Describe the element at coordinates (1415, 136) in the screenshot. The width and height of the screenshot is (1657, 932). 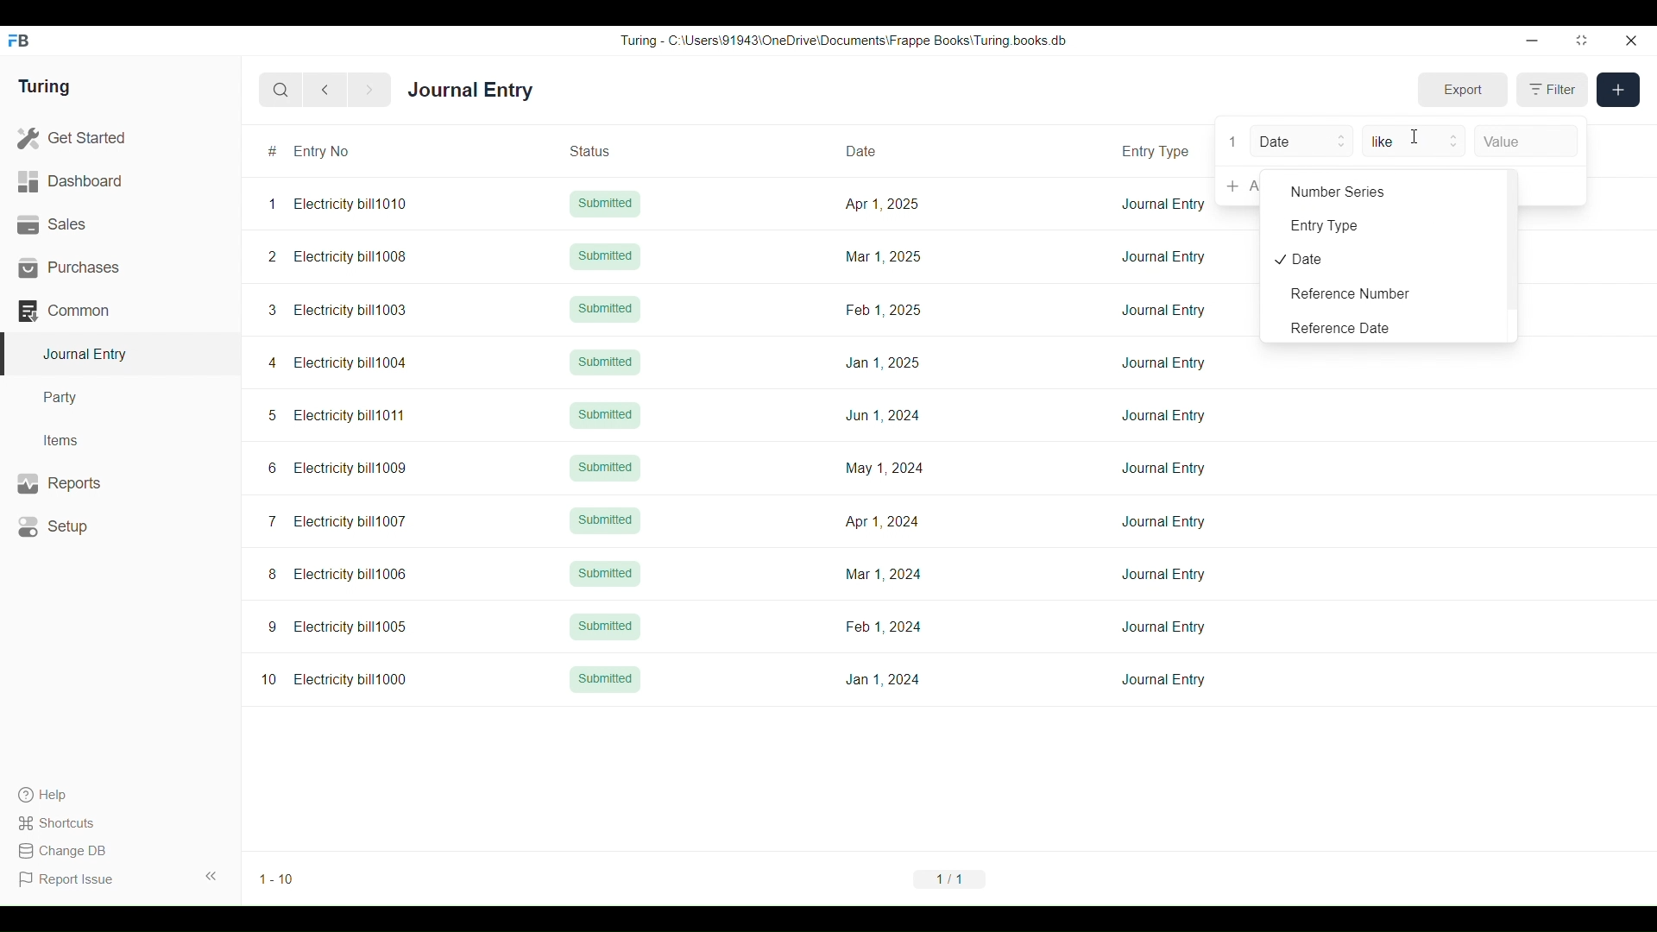
I see `Cursor` at that location.